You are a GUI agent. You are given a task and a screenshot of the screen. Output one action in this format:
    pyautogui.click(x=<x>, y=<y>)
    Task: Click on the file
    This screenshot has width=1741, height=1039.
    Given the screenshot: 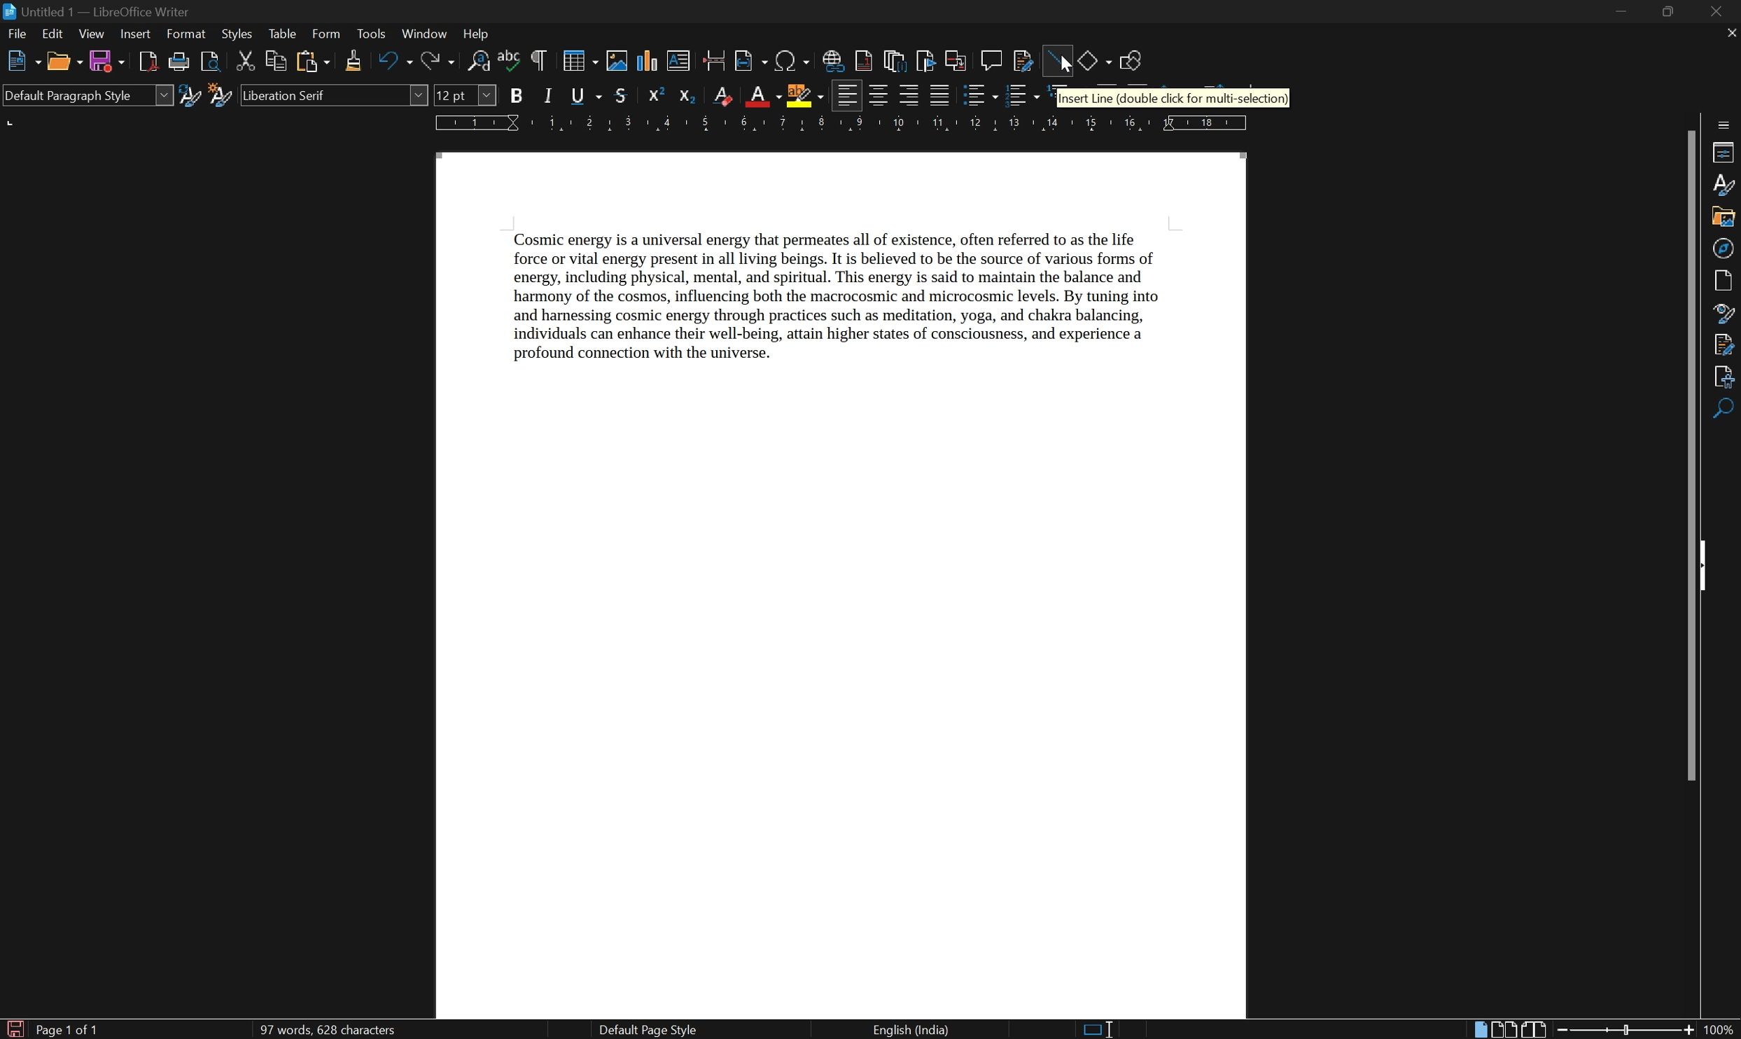 What is the action you would take?
    pyautogui.click(x=18, y=36)
    